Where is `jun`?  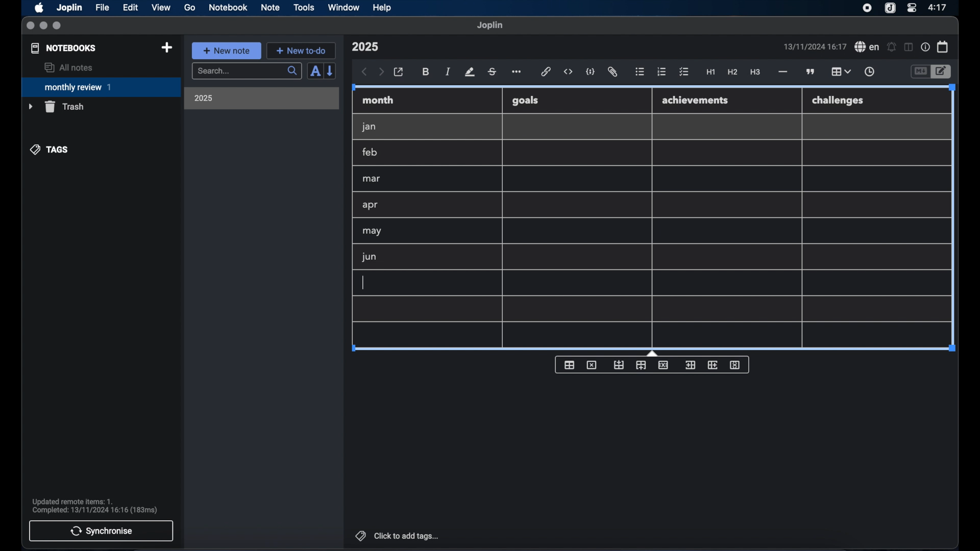 jun is located at coordinates (368, 257).